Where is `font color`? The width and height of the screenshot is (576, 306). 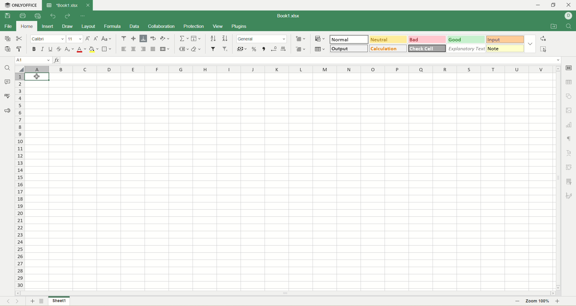
font color is located at coordinates (81, 50).